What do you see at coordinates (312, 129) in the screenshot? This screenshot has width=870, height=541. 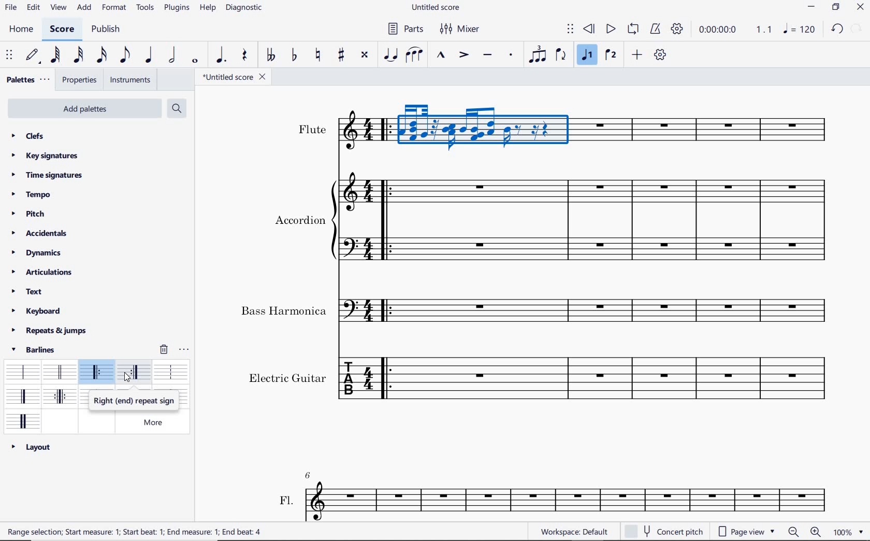 I see `text` at bounding box center [312, 129].